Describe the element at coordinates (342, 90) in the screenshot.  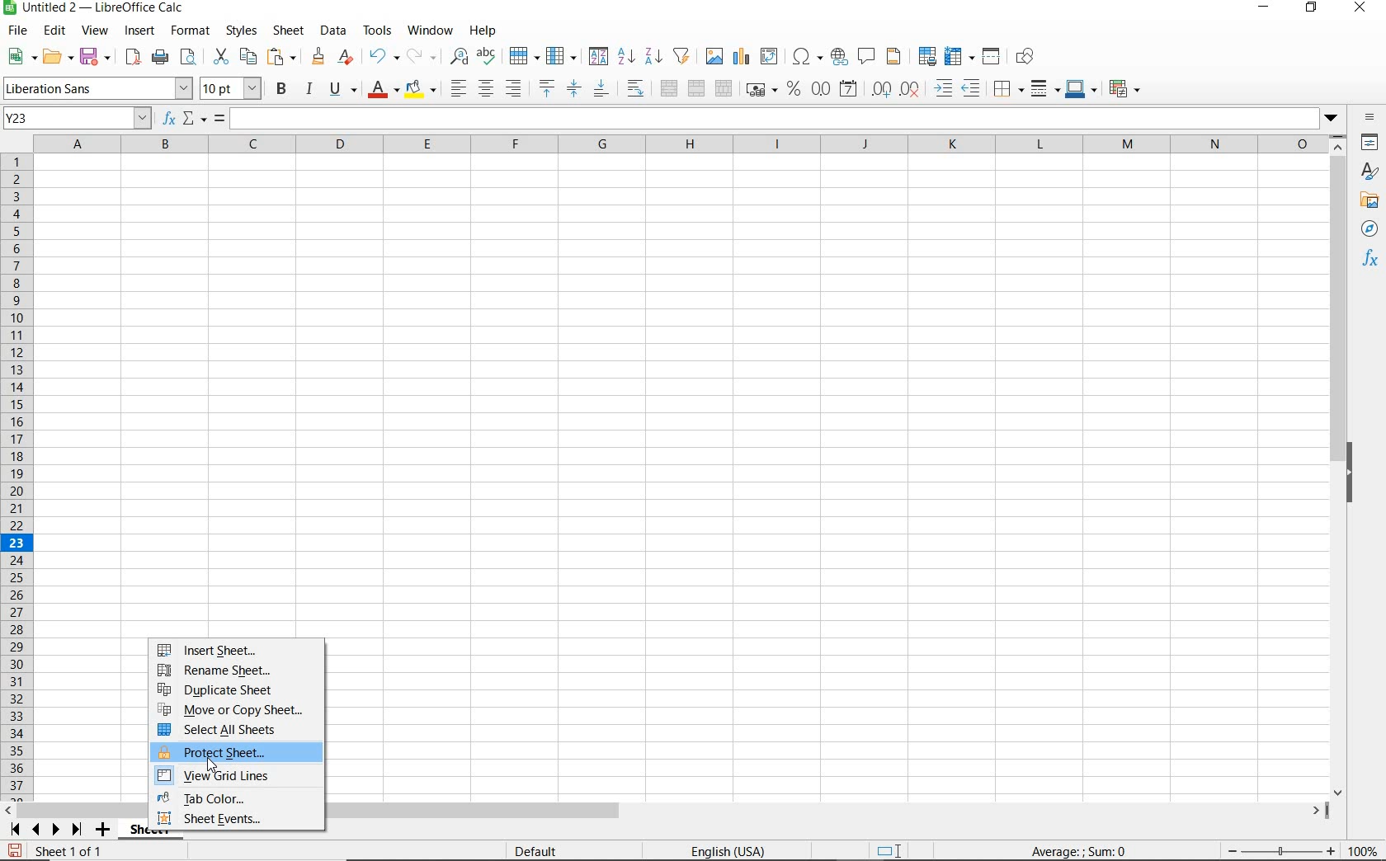
I see `UNDERLINE` at that location.